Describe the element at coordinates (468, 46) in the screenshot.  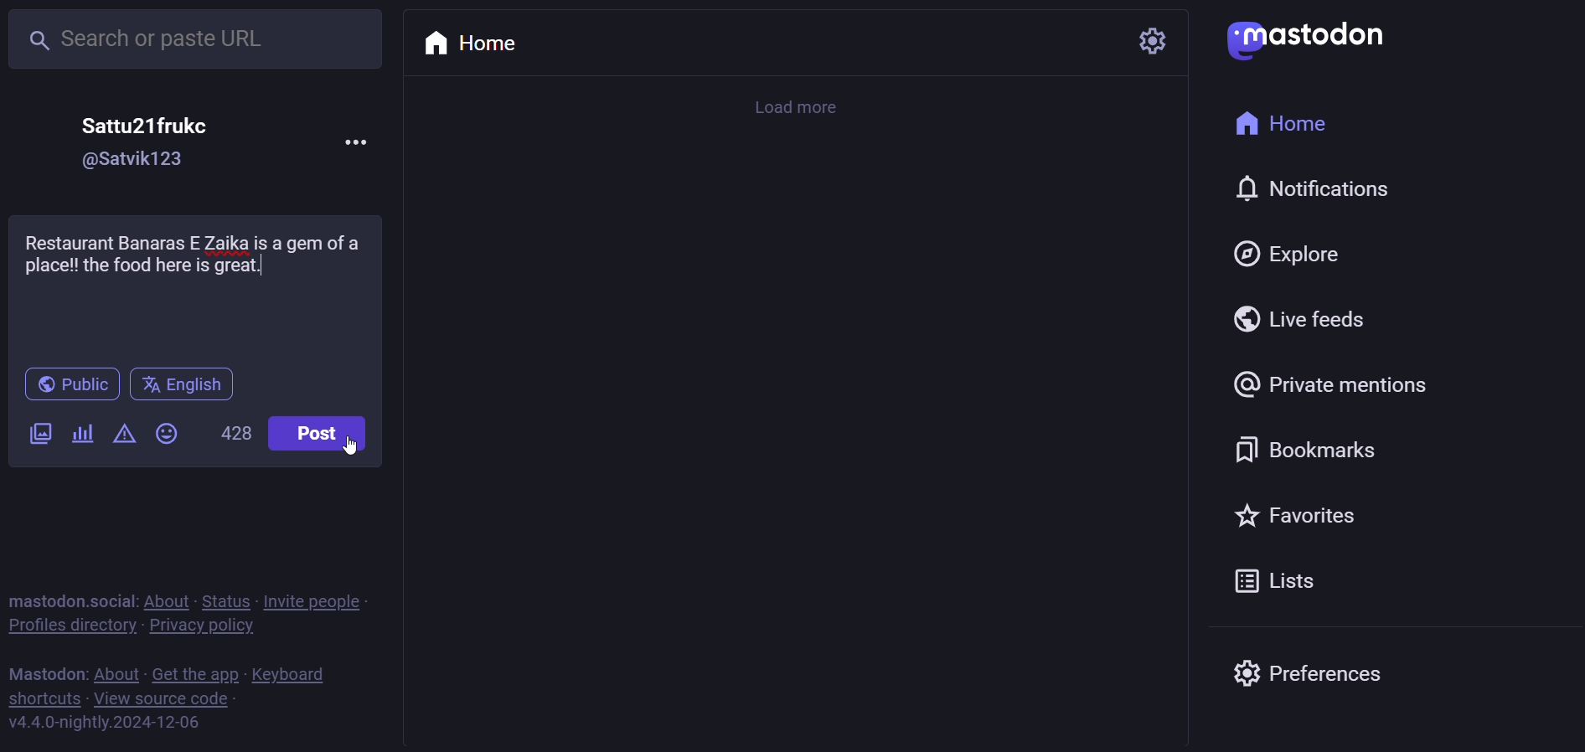
I see `home` at that location.